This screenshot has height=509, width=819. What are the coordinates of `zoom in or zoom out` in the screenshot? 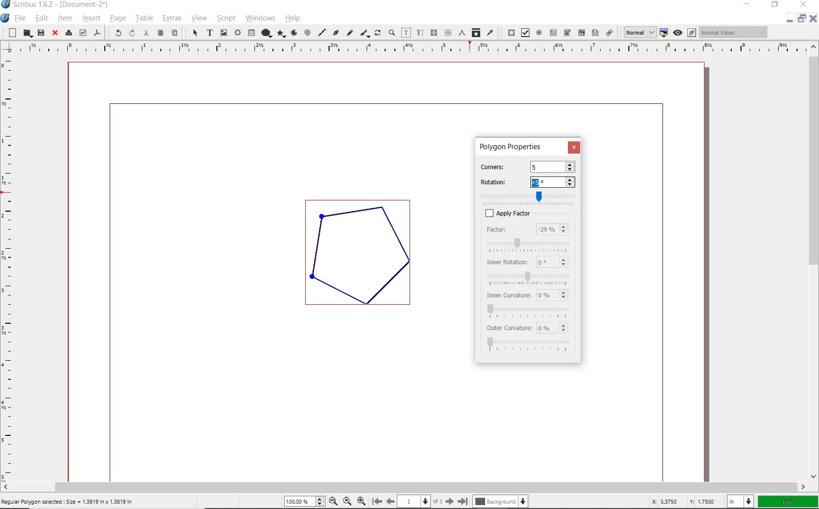 It's located at (391, 32).